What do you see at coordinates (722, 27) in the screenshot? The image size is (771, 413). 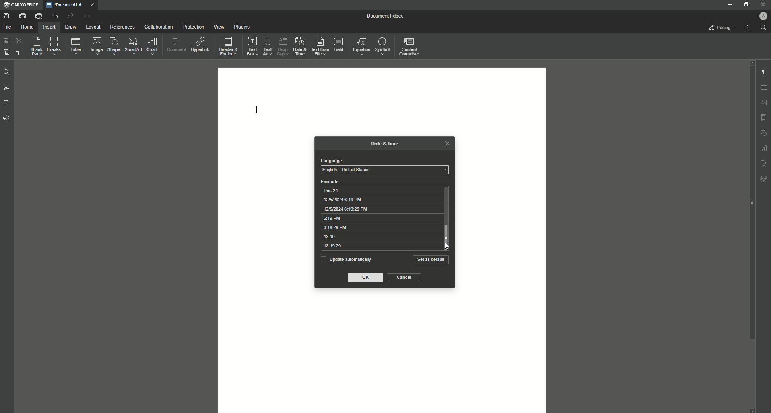 I see `Editing` at bounding box center [722, 27].